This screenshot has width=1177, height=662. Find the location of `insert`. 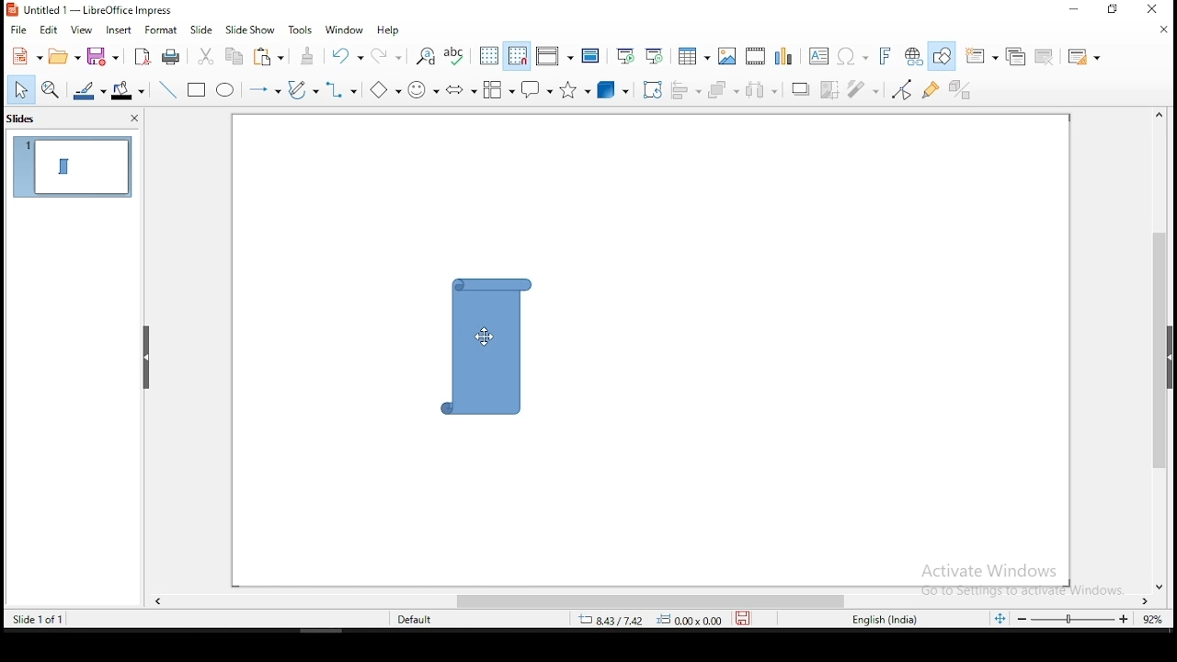

insert is located at coordinates (120, 30).